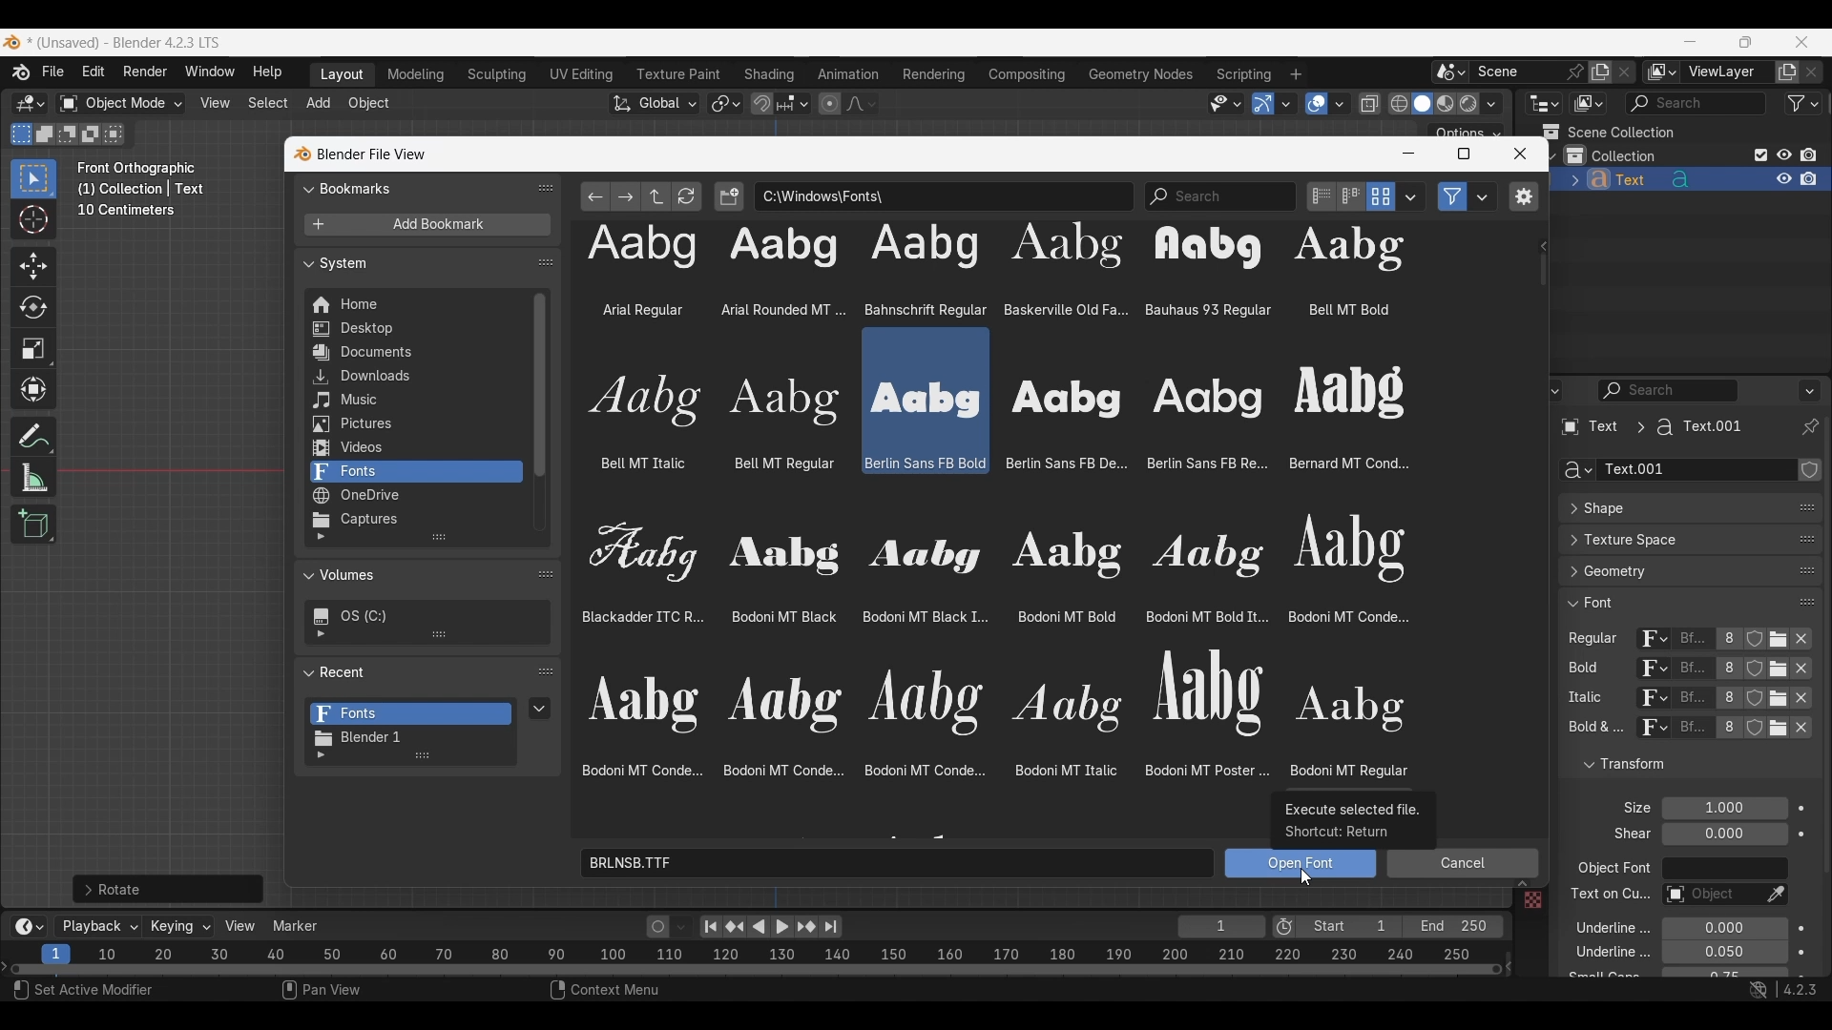 The height and width of the screenshot is (1030, 1832). What do you see at coordinates (27, 927) in the screenshot?
I see `More options` at bounding box center [27, 927].